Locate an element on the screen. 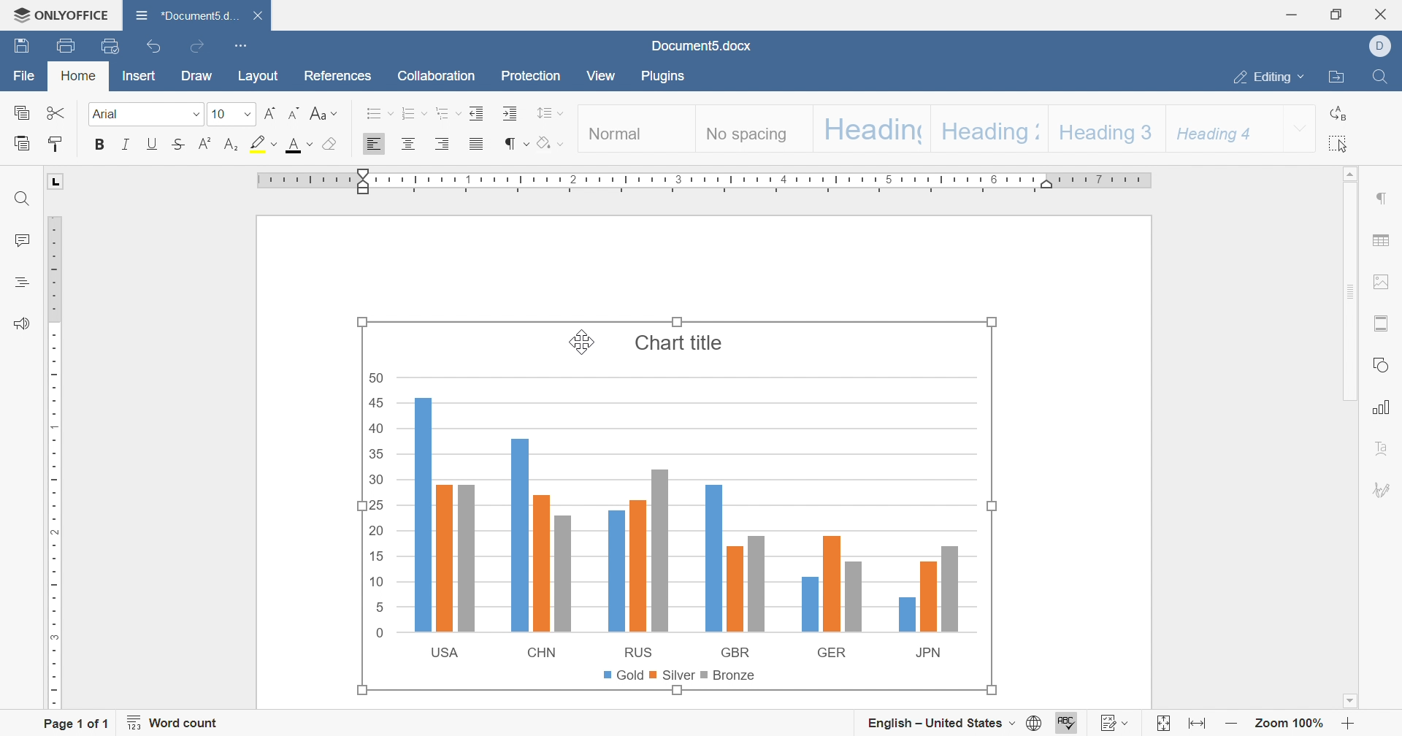  spell checking is located at coordinates (1069, 722).